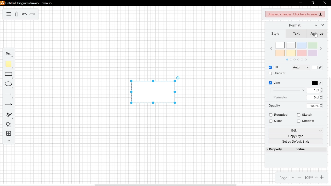 The image size is (331, 186). What do you see at coordinates (316, 67) in the screenshot?
I see `fill color` at bounding box center [316, 67].